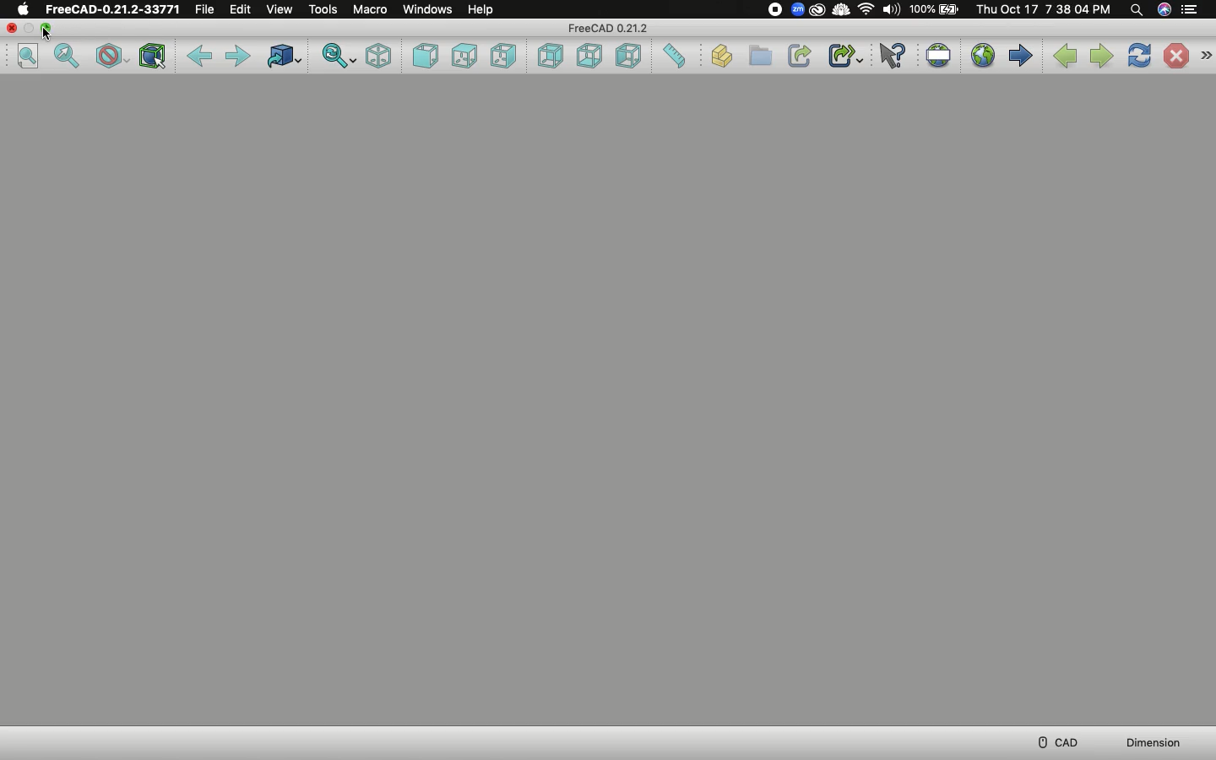  Describe the element at coordinates (112, 9) in the screenshot. I see `FreeCAD` at that location.